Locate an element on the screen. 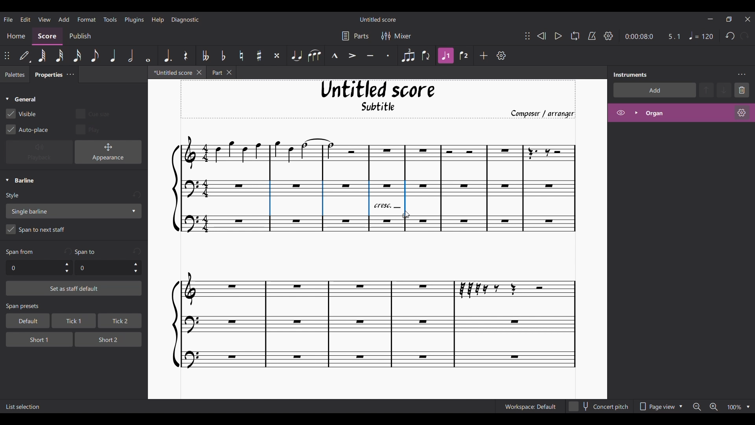 The width and height of the screenshot is (755, 425). Increase/Decrease Span to is located at coordinates (136, 268).